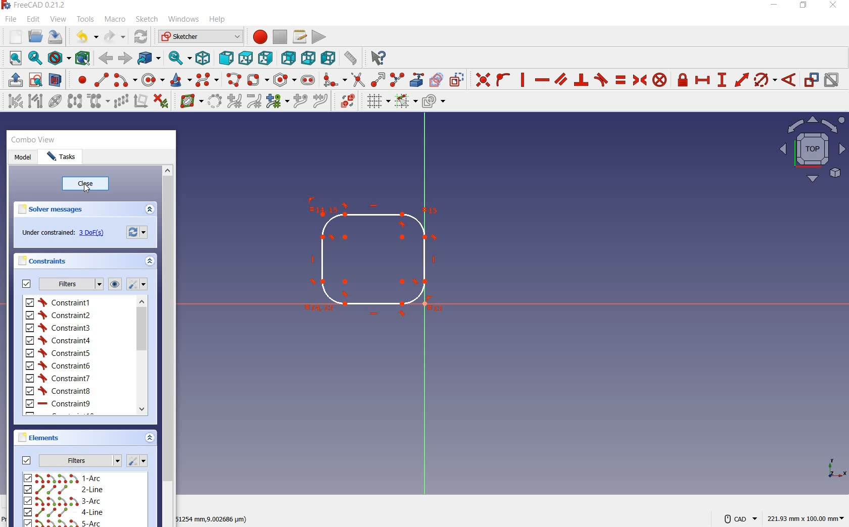 The image size is (849, 527). I want to click on xyz points, so click(837, 470).